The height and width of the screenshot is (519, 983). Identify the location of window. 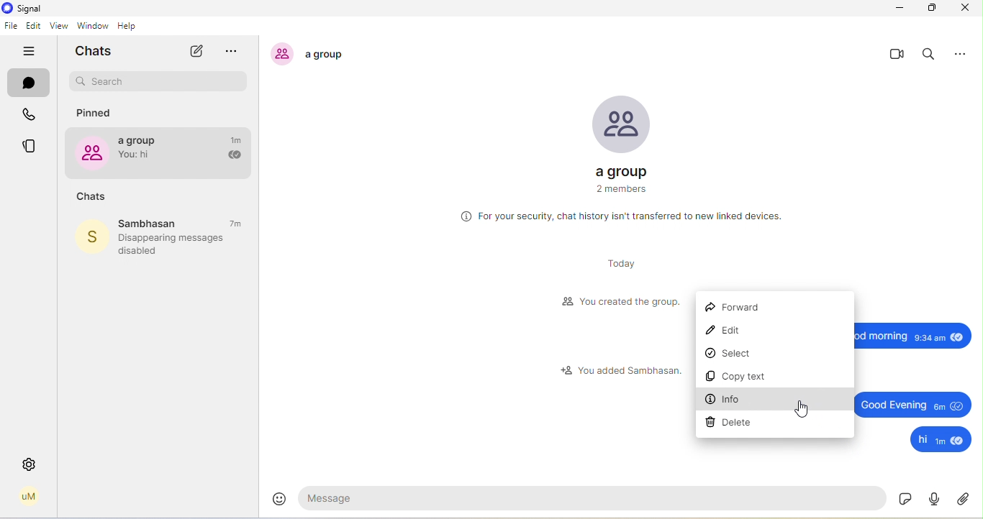
(92, 26).